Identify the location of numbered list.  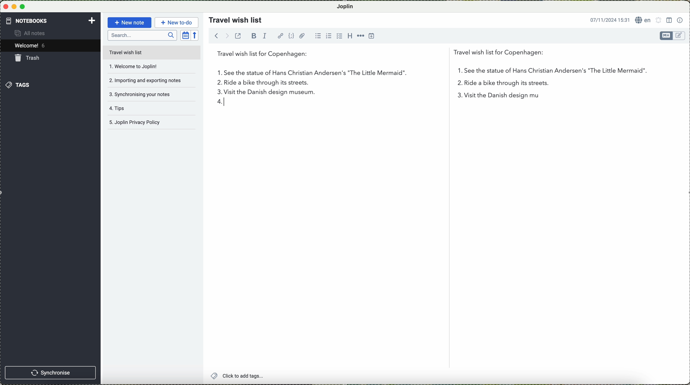
(328, 34).